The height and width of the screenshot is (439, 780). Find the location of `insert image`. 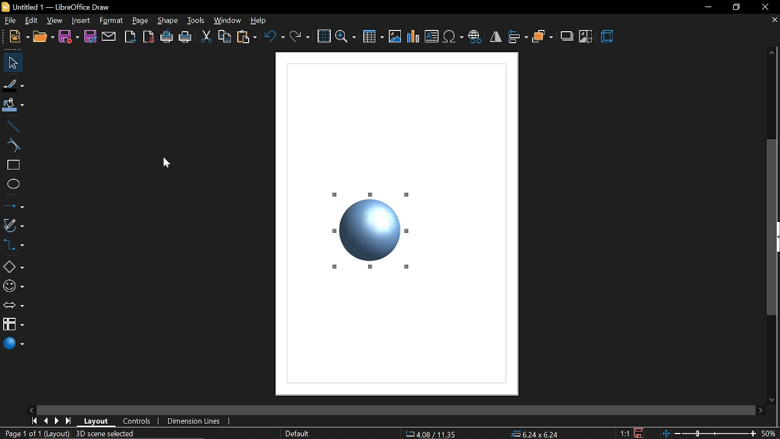

insert image is located at coordinates (395, 36).